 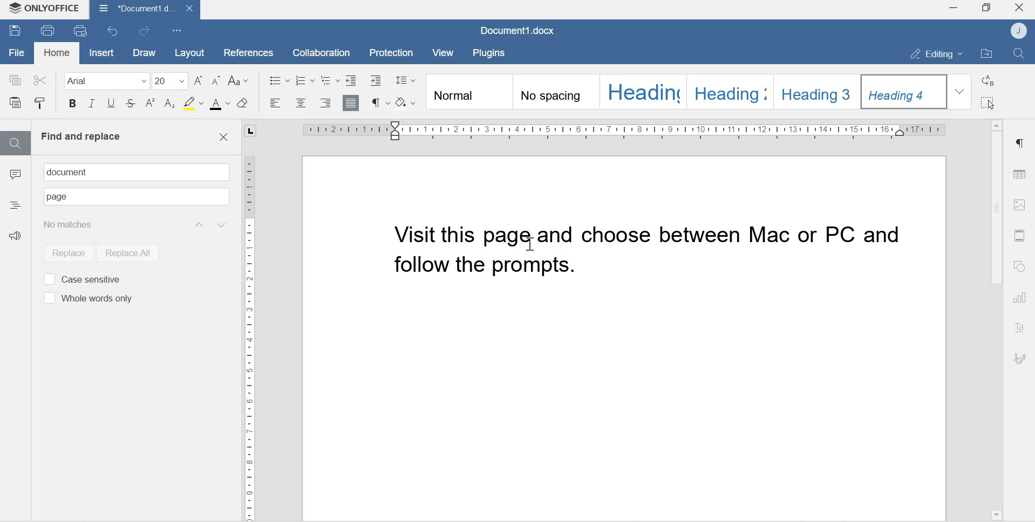 What do you see at coordinates (85, 224) in the screenshot?
I see `Search results: 1/1` at bounding box center [85, 224].